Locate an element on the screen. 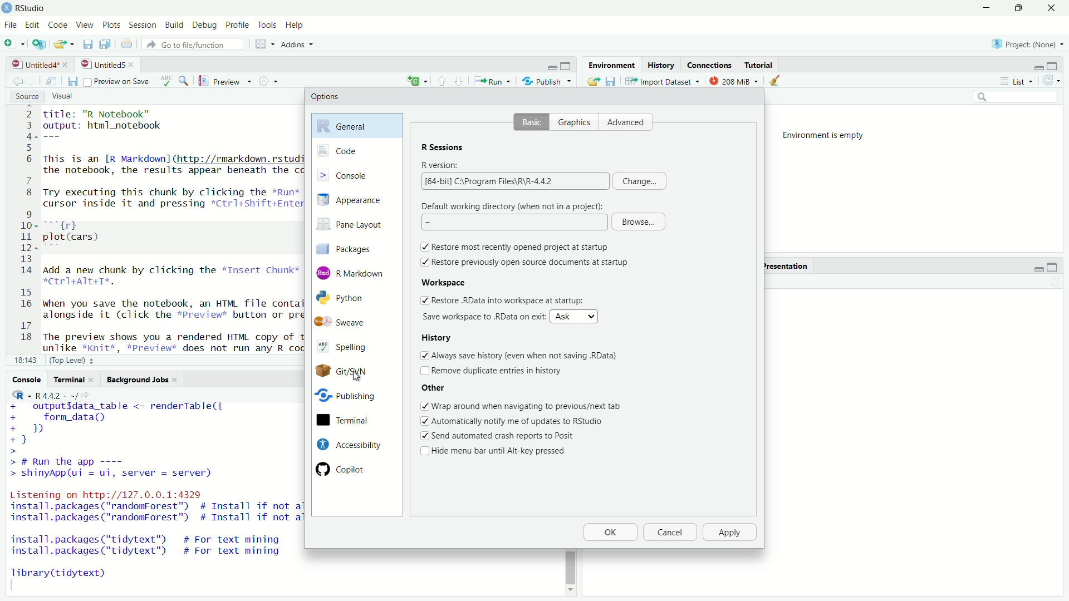  Restore RData into workspace at startup: is located at coordinates (508, 300).